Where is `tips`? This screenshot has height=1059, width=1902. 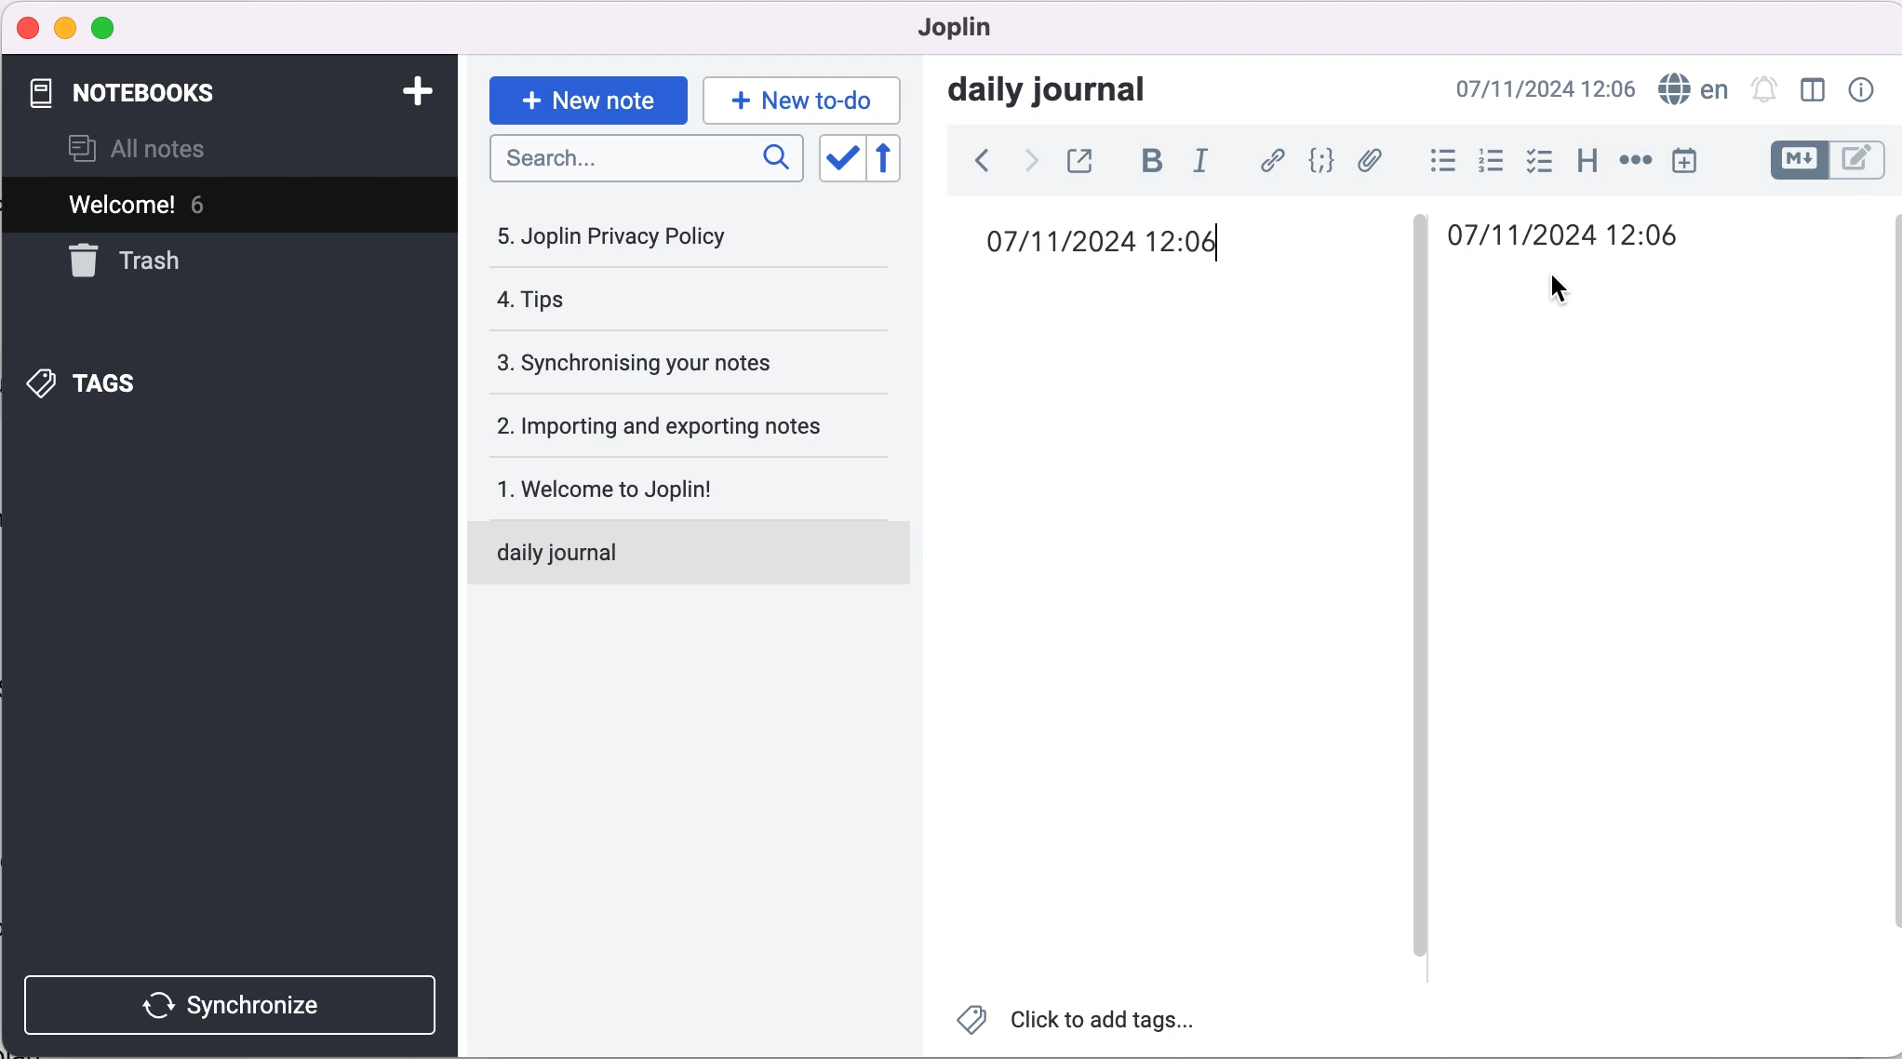
tips is located at coordinates (609, 301).